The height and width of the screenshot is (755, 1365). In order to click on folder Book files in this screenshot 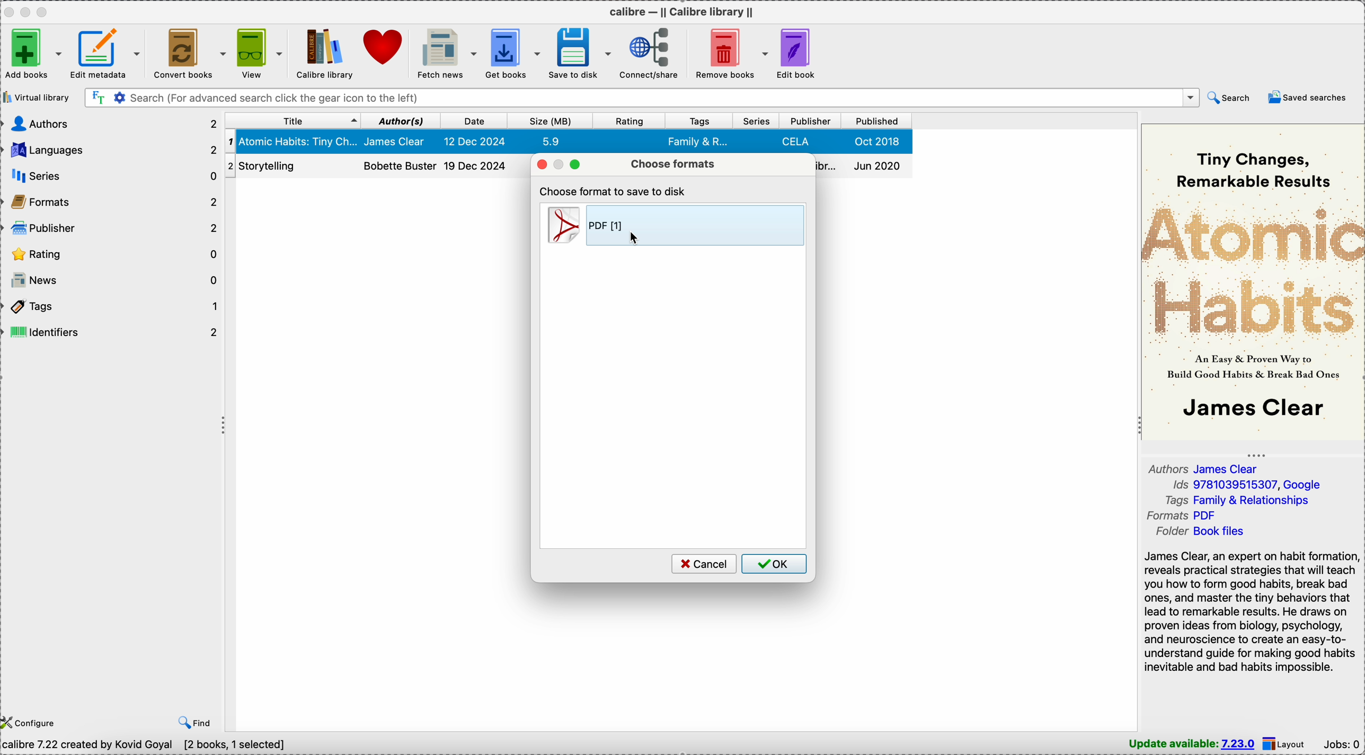, I will do `click(1201, 531)`.